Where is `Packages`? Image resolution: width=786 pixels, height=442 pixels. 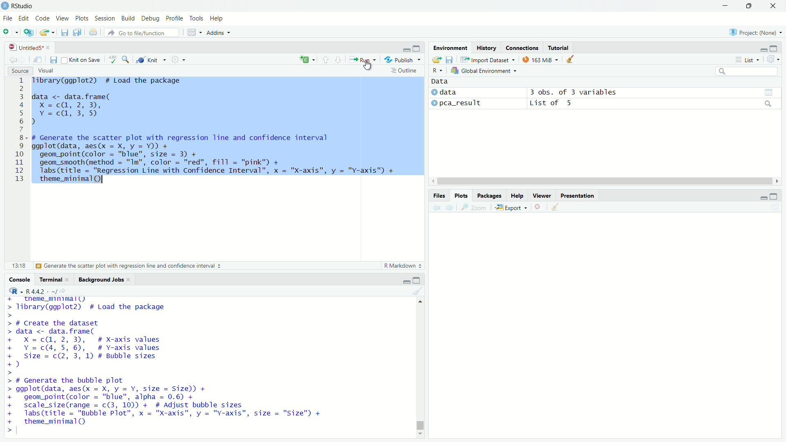
Packages is located at coordinates (488, 195).